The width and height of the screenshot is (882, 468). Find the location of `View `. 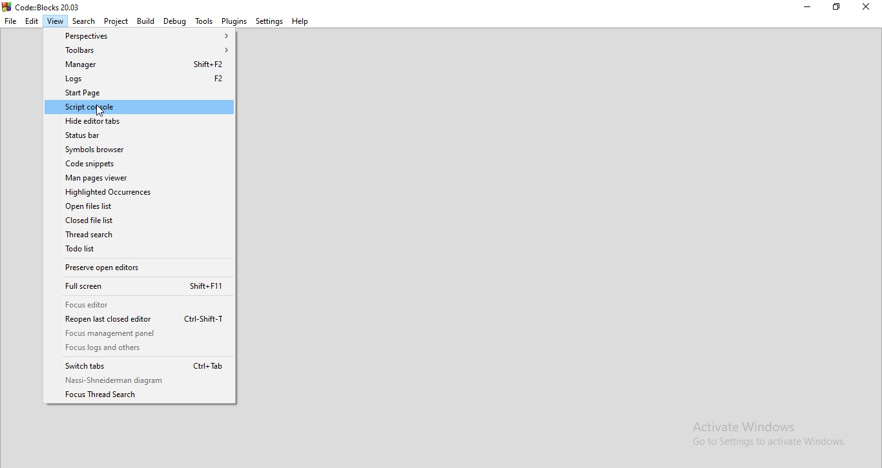

View  is located at coordinates (56, 21).